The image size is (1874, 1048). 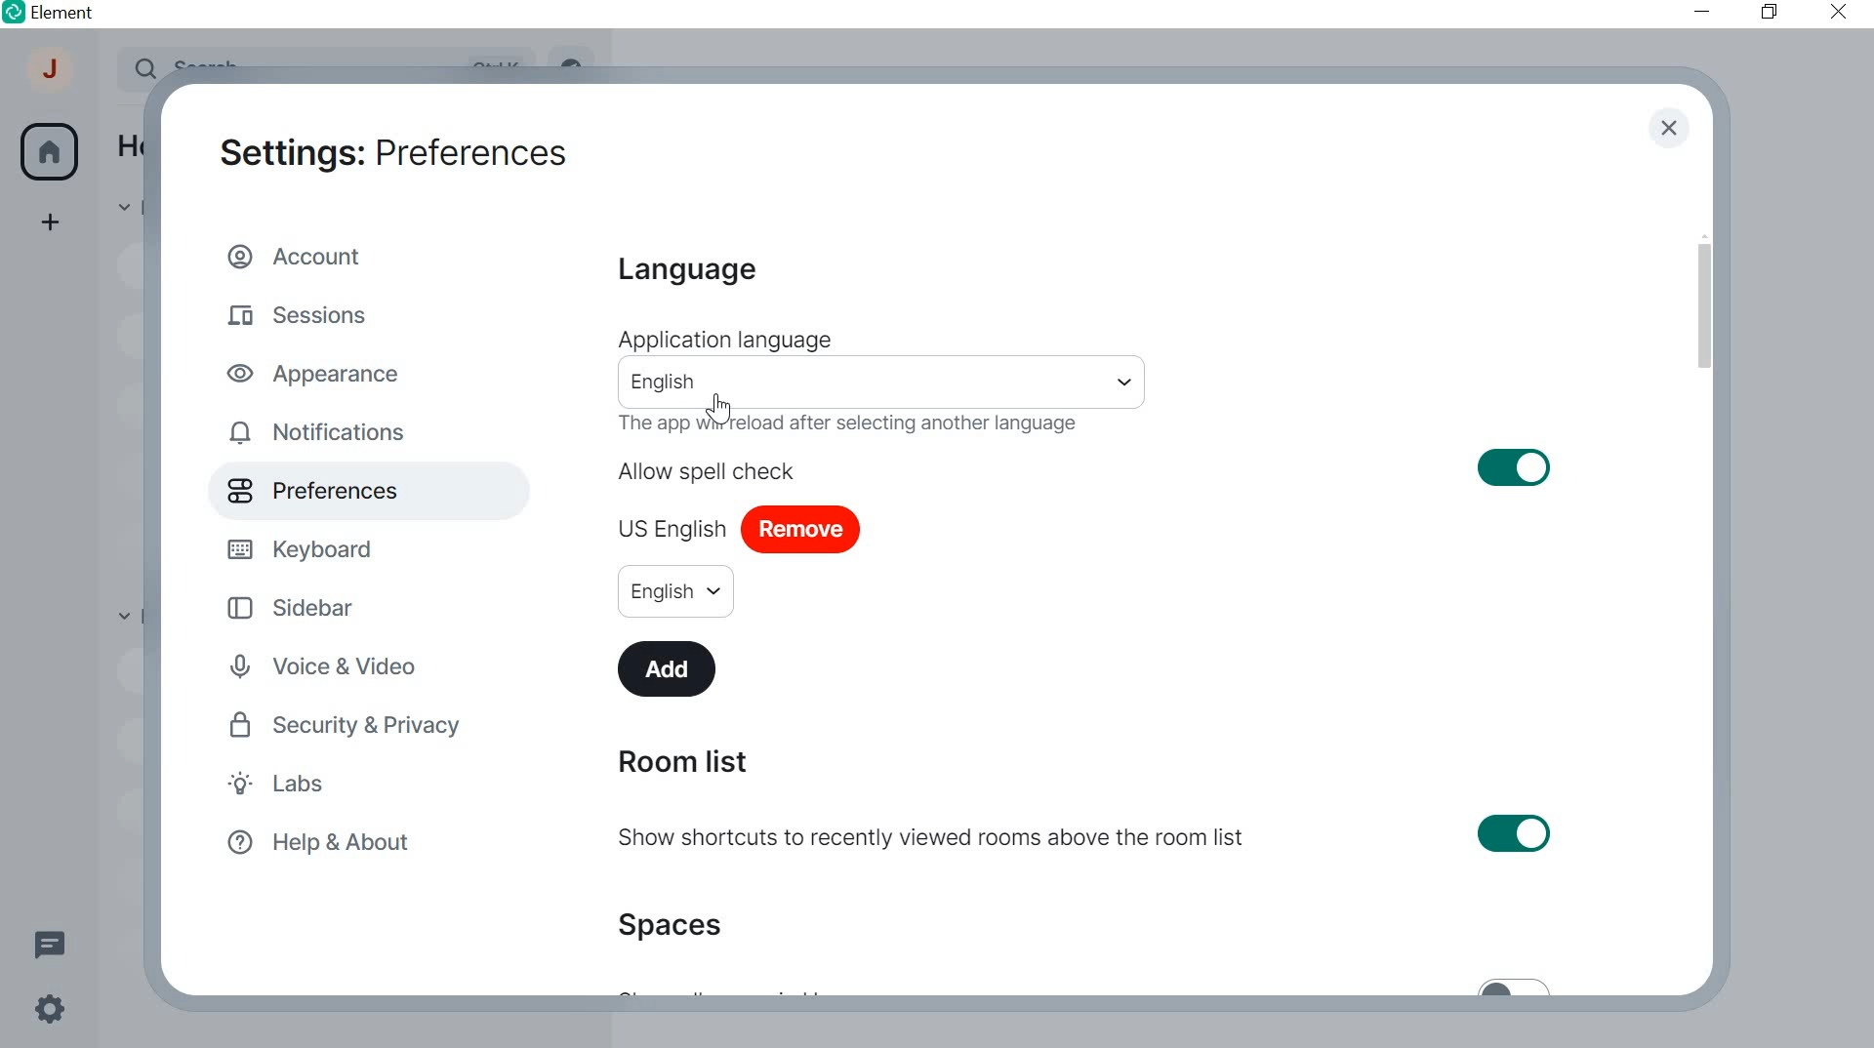 I want to click on KEYBOARD, so click(x=306, y=546).